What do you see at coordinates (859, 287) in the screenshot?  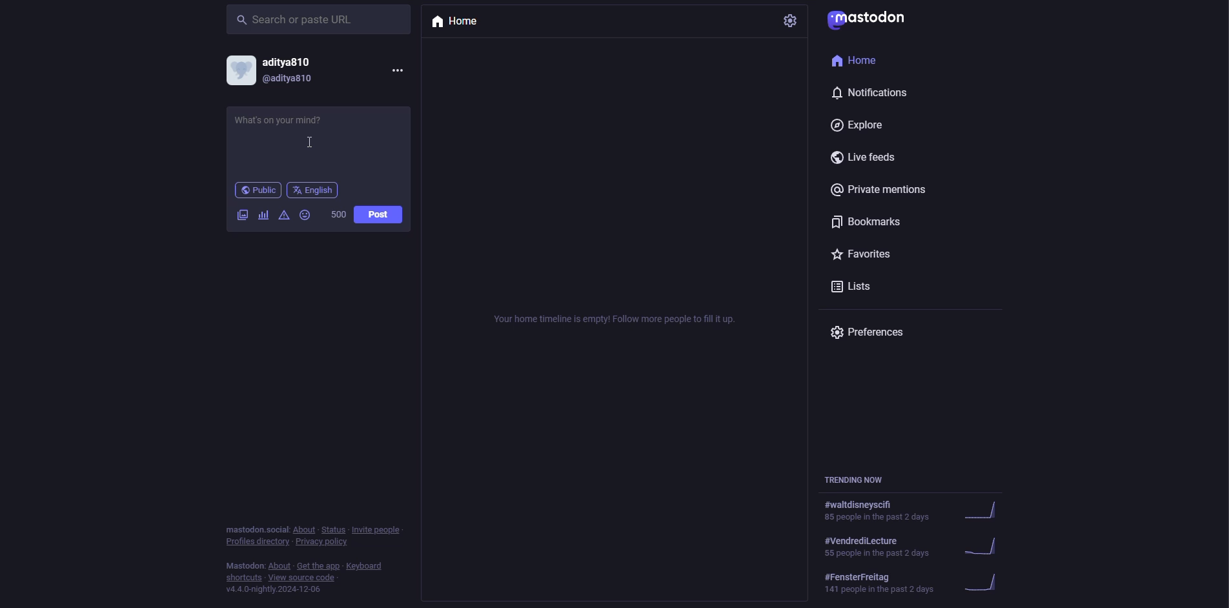 I see `lists` at bounding box center [859, 287].